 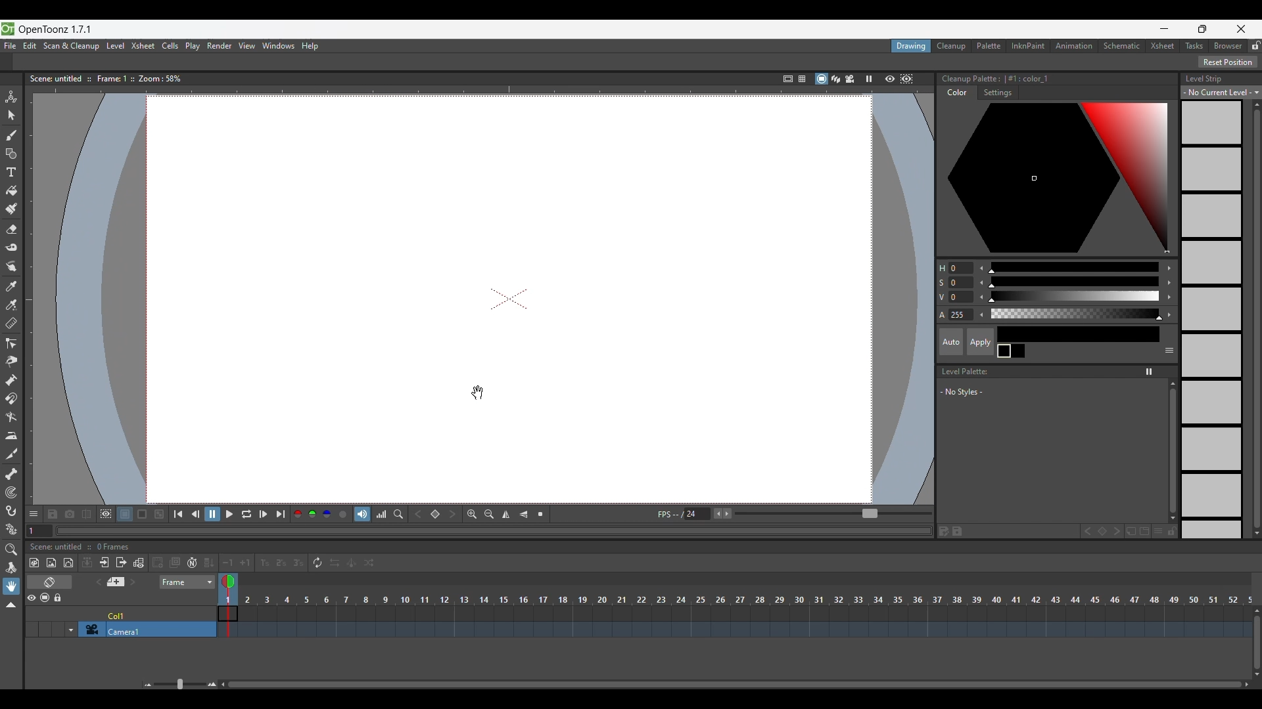 I want to click on Selection tool, so click(x=11, y=116).